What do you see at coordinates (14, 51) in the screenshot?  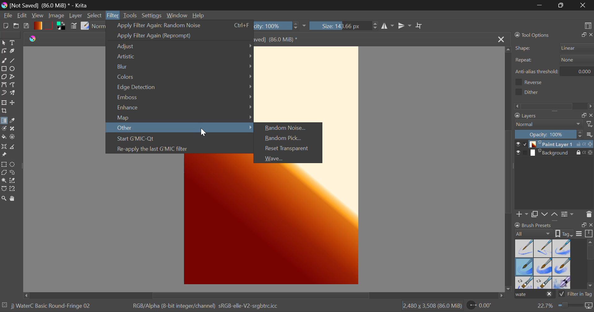 I see `Calligraphic Tool` at bounding box center [14, 51].